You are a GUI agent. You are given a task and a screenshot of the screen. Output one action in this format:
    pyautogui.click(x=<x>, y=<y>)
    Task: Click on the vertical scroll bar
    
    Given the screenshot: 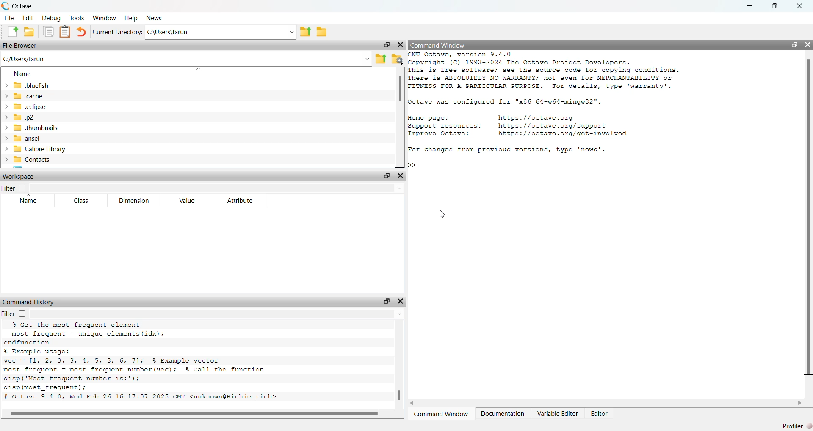 What is the action you would take?
    pyautogui.click(x=401, y=118)
    